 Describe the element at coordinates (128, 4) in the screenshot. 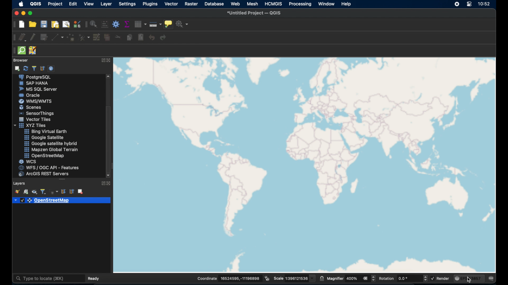

I see `settings` at that location.